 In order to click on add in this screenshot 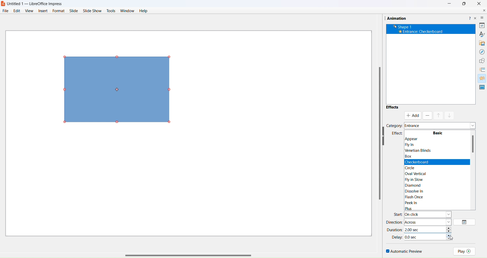, I will do `click(413, 116)`.